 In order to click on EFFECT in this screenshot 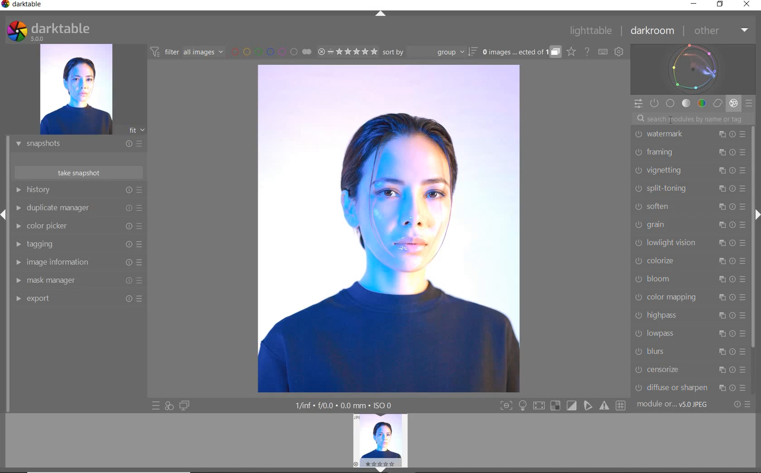, I will do `click(733, 103)`.